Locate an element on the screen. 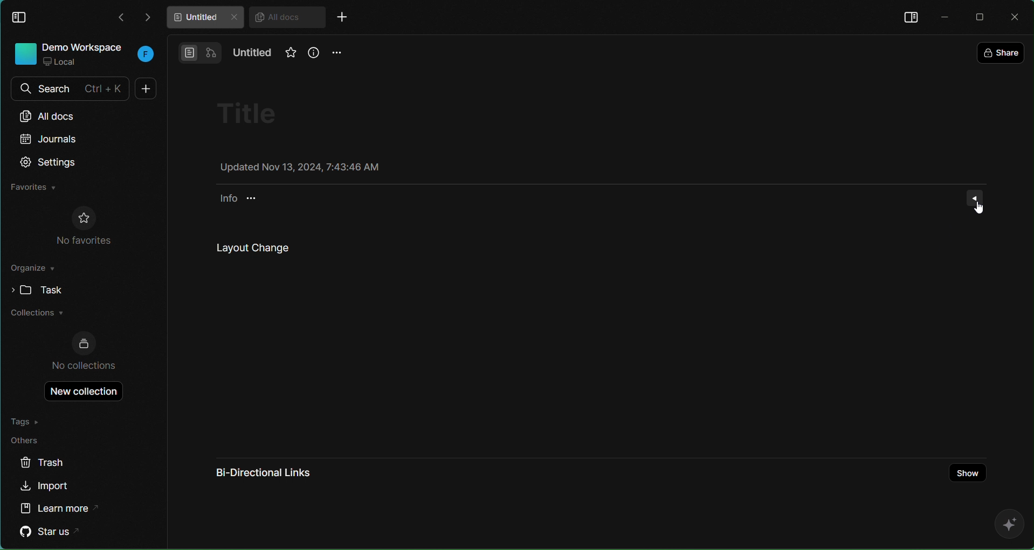 This screenshot has width=1034, height=550. button is located at coordinates (199, 51).